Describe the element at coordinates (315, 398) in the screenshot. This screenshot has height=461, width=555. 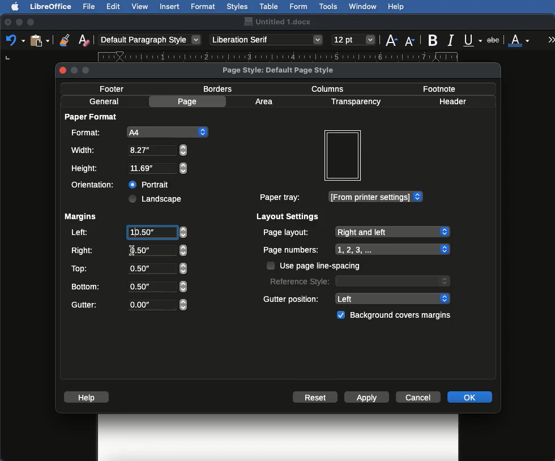
I see `Reset` at that location.